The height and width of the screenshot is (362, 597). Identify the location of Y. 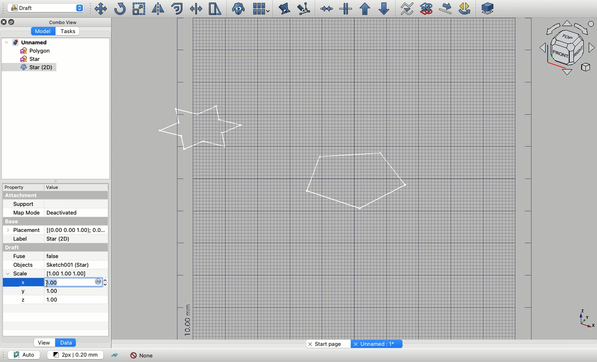
(24, 291).